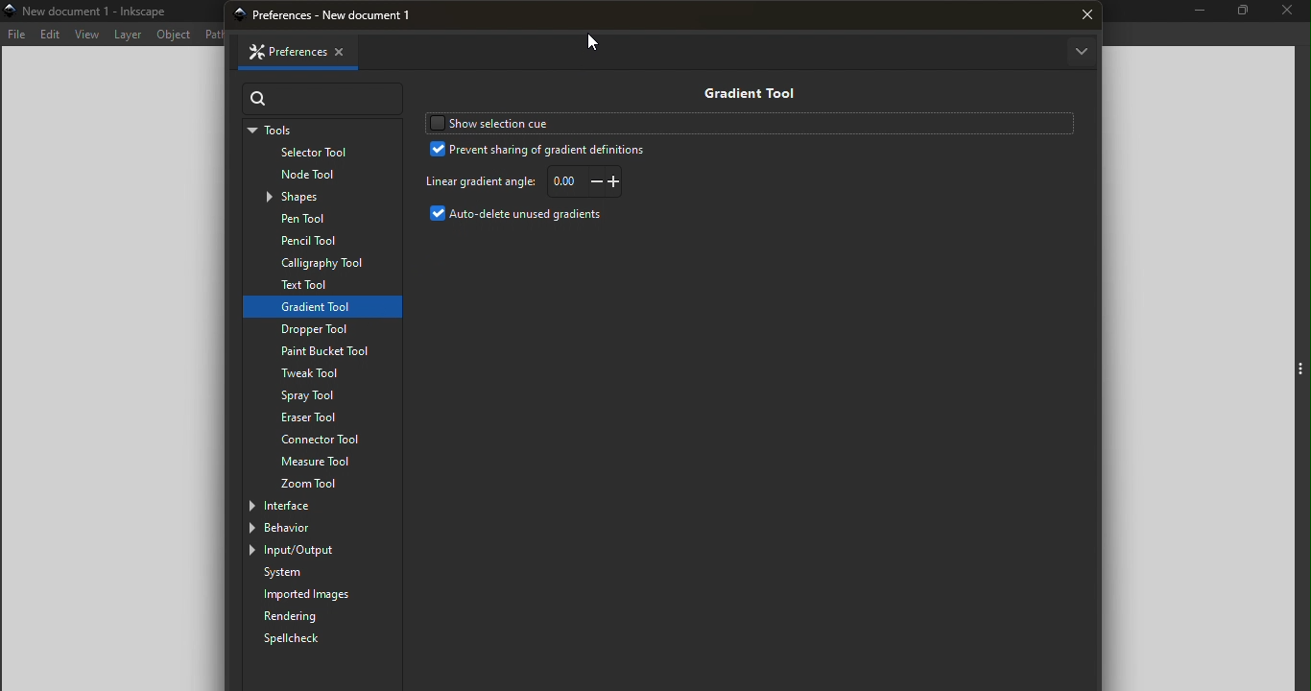 The image size is (1311, 691). I want to click on Search bar, so click(324, 99).